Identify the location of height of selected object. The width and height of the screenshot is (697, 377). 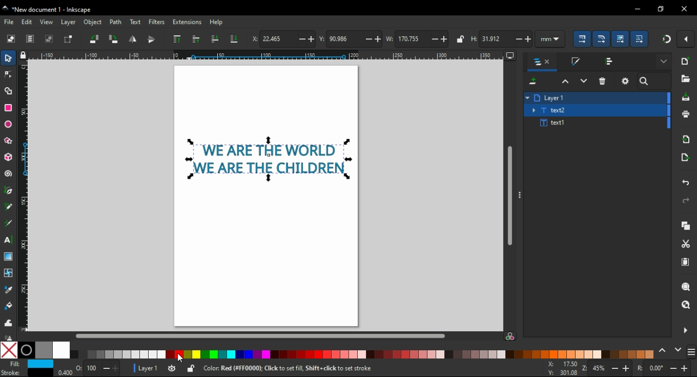
(500, 38).